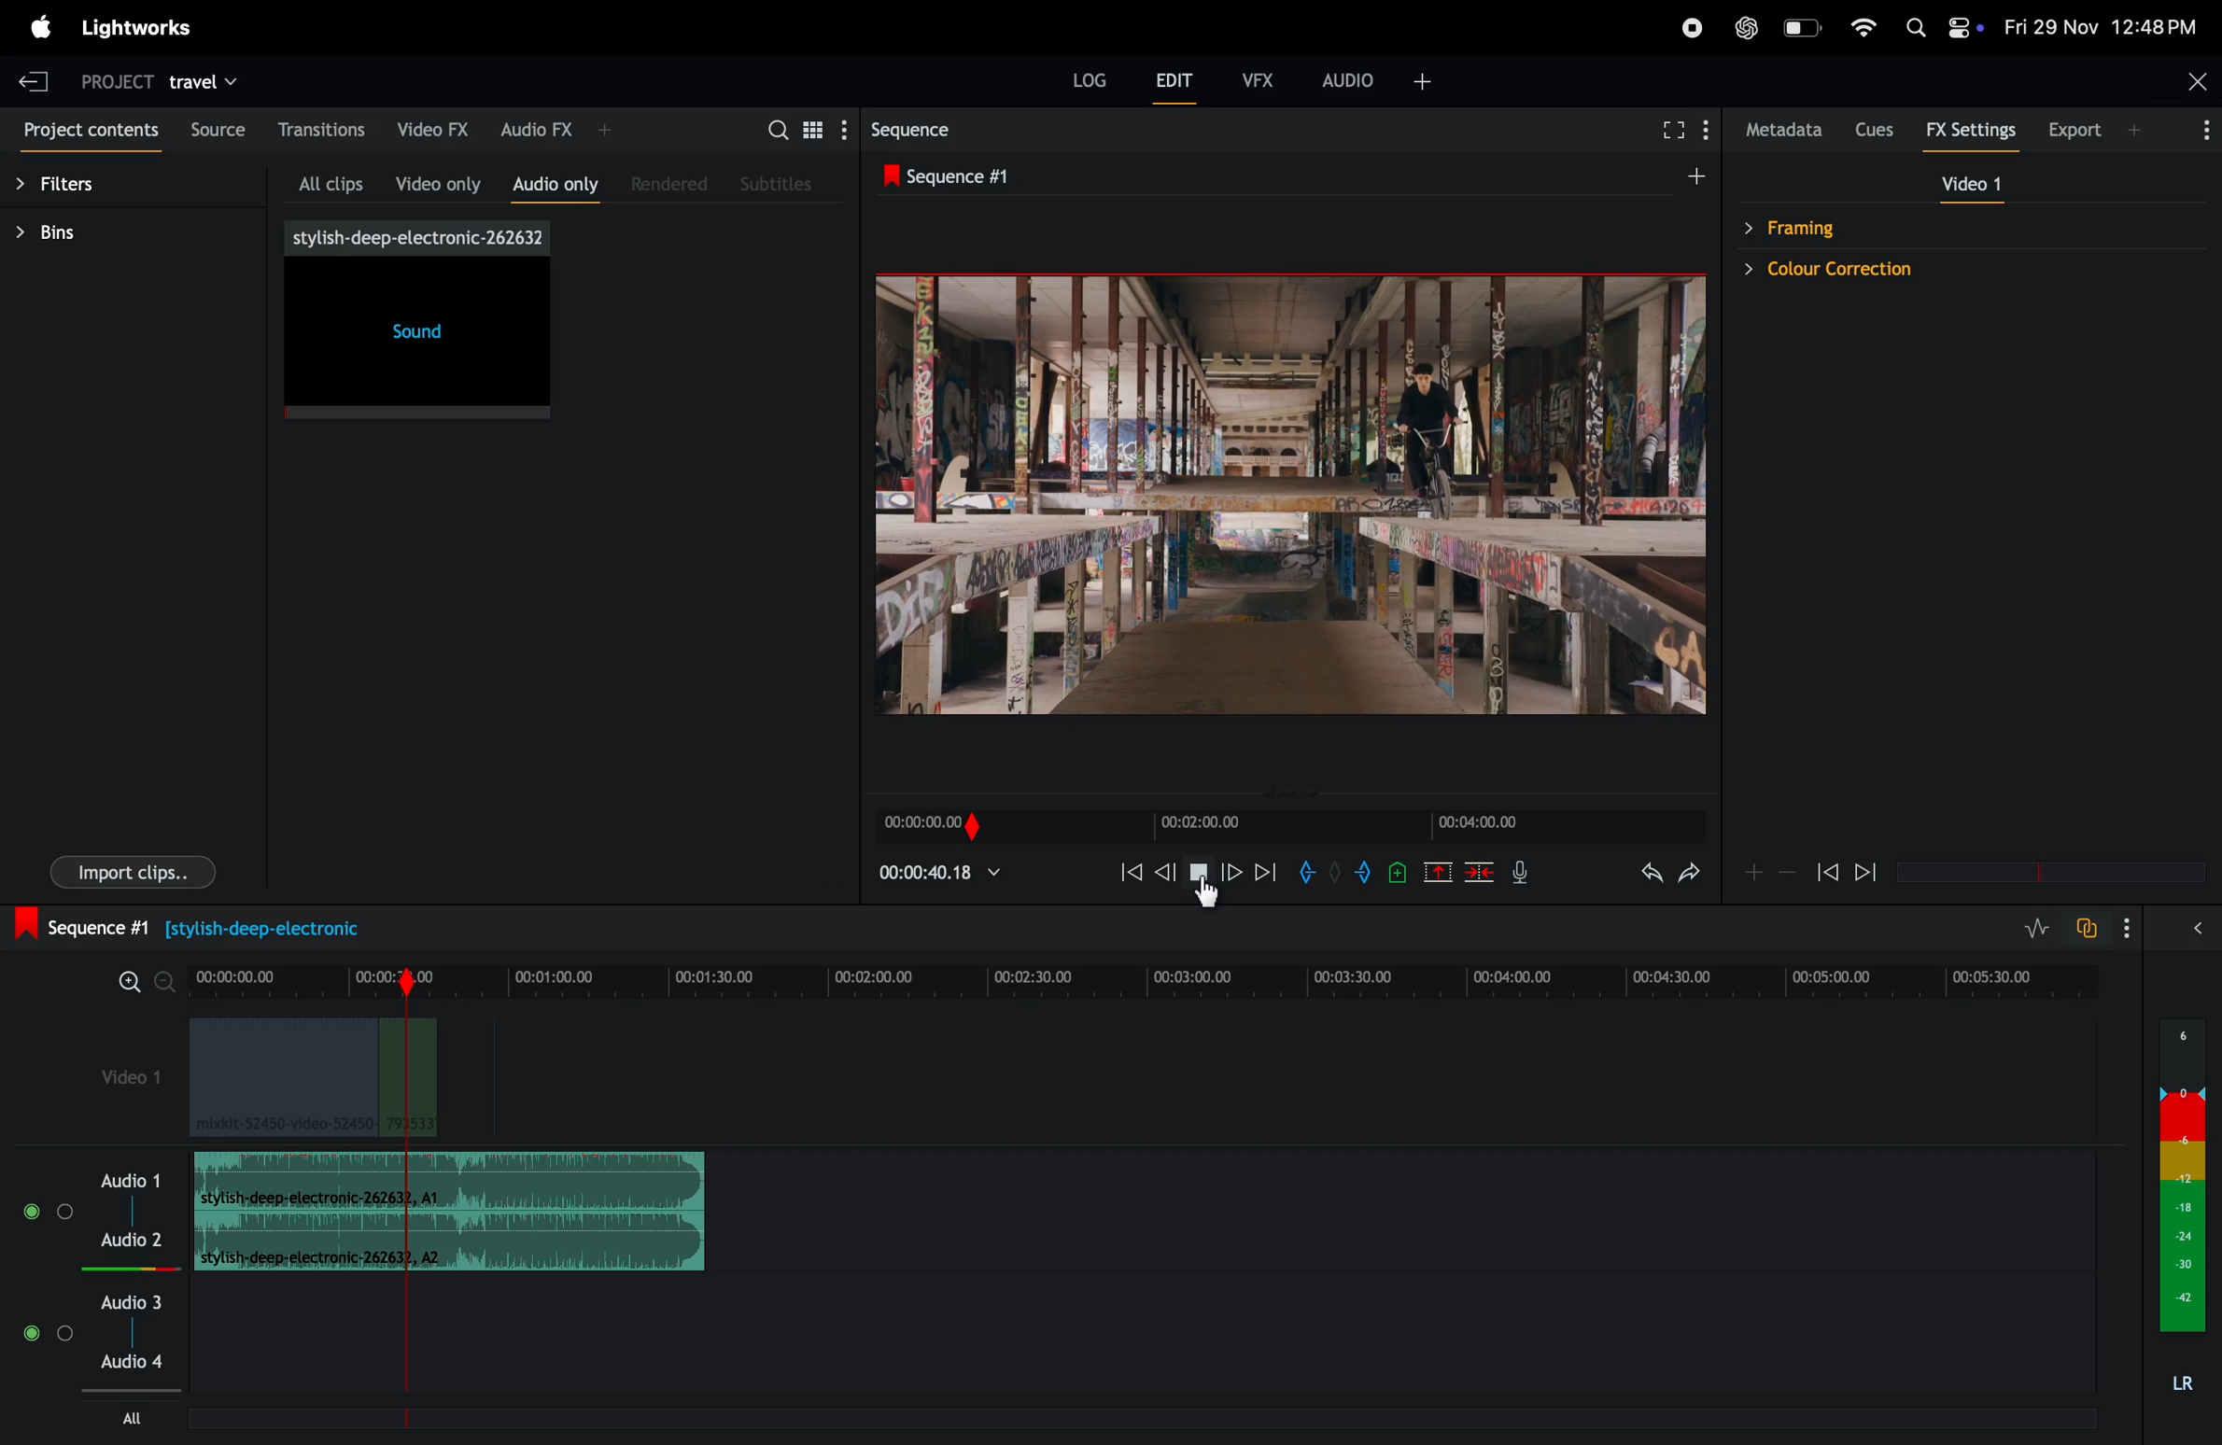 The width and height of the screenshot is (2222, 1445). I want to click on add cue to current position, so click(1396, 872).